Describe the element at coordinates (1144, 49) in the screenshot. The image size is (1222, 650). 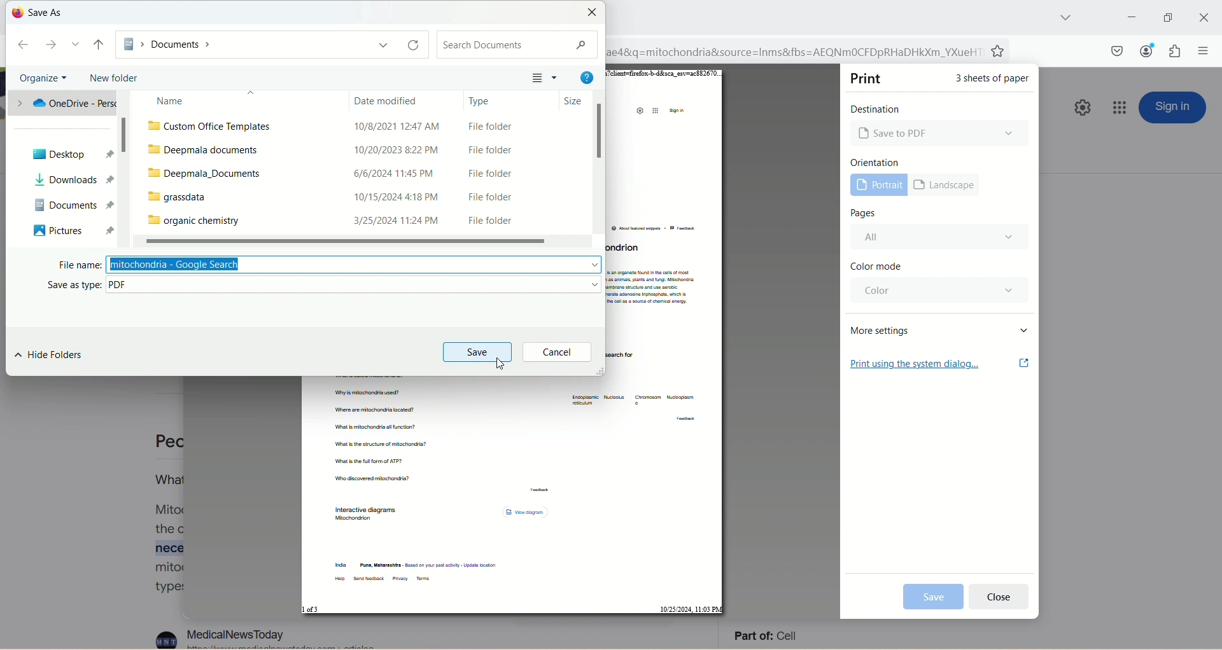
I see `account` at that location.